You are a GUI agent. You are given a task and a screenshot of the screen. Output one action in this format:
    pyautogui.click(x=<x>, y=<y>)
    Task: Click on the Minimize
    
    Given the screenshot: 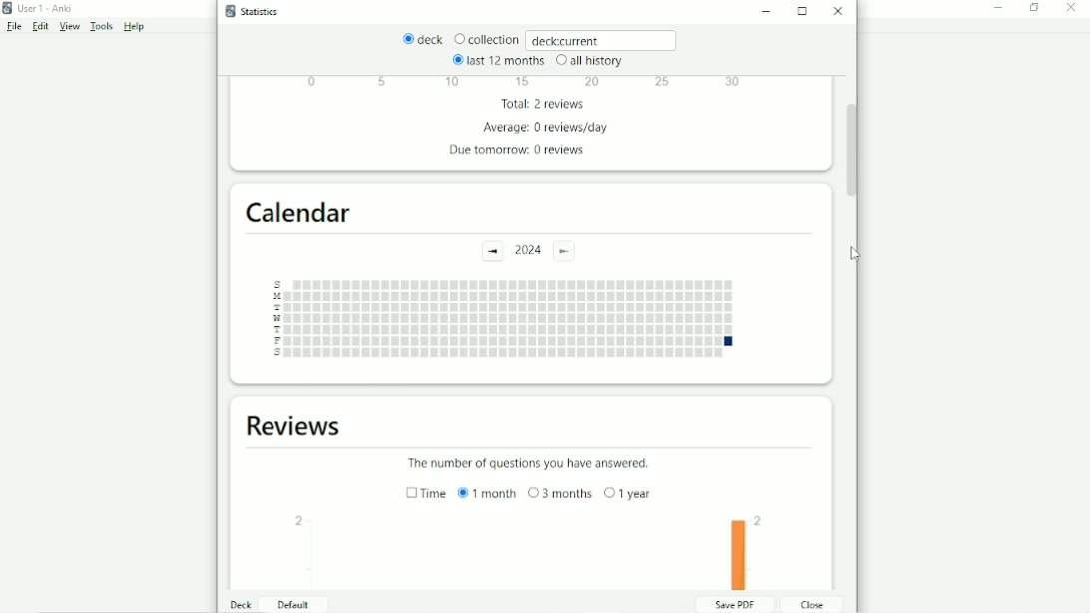 What is the action you would take?
    pyautogui.click(x=999, y=8)
    